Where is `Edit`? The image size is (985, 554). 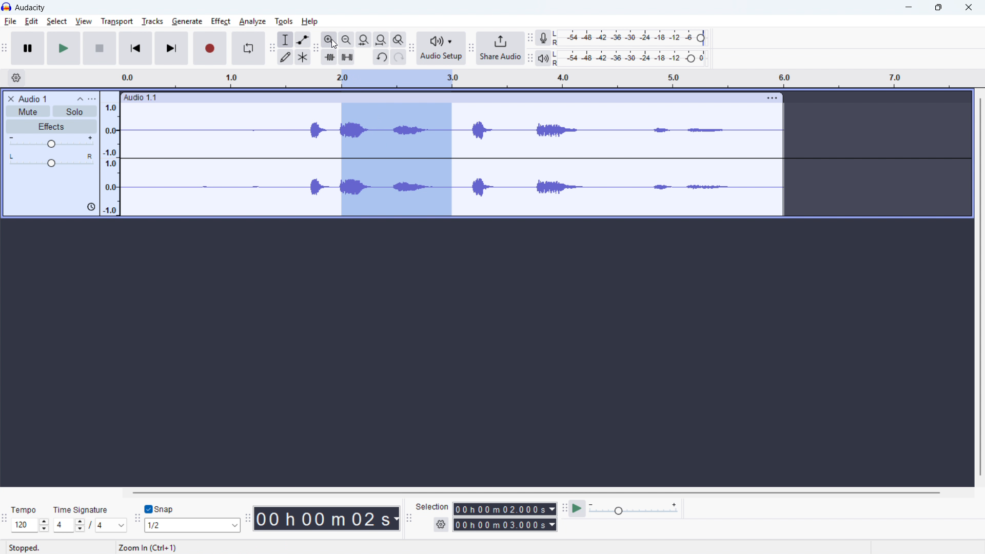 Edit is located at coordinates (31, 22).